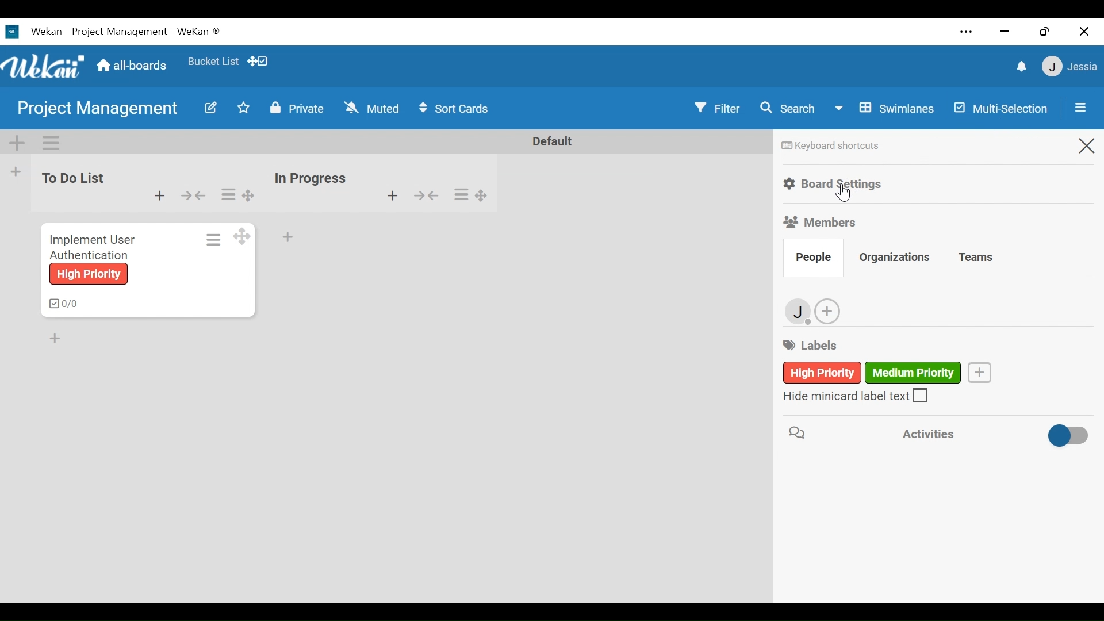  I want to click on favorites, so click(212, 59).